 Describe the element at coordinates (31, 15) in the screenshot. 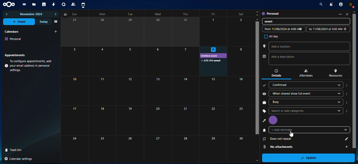

I see `november` at that location.